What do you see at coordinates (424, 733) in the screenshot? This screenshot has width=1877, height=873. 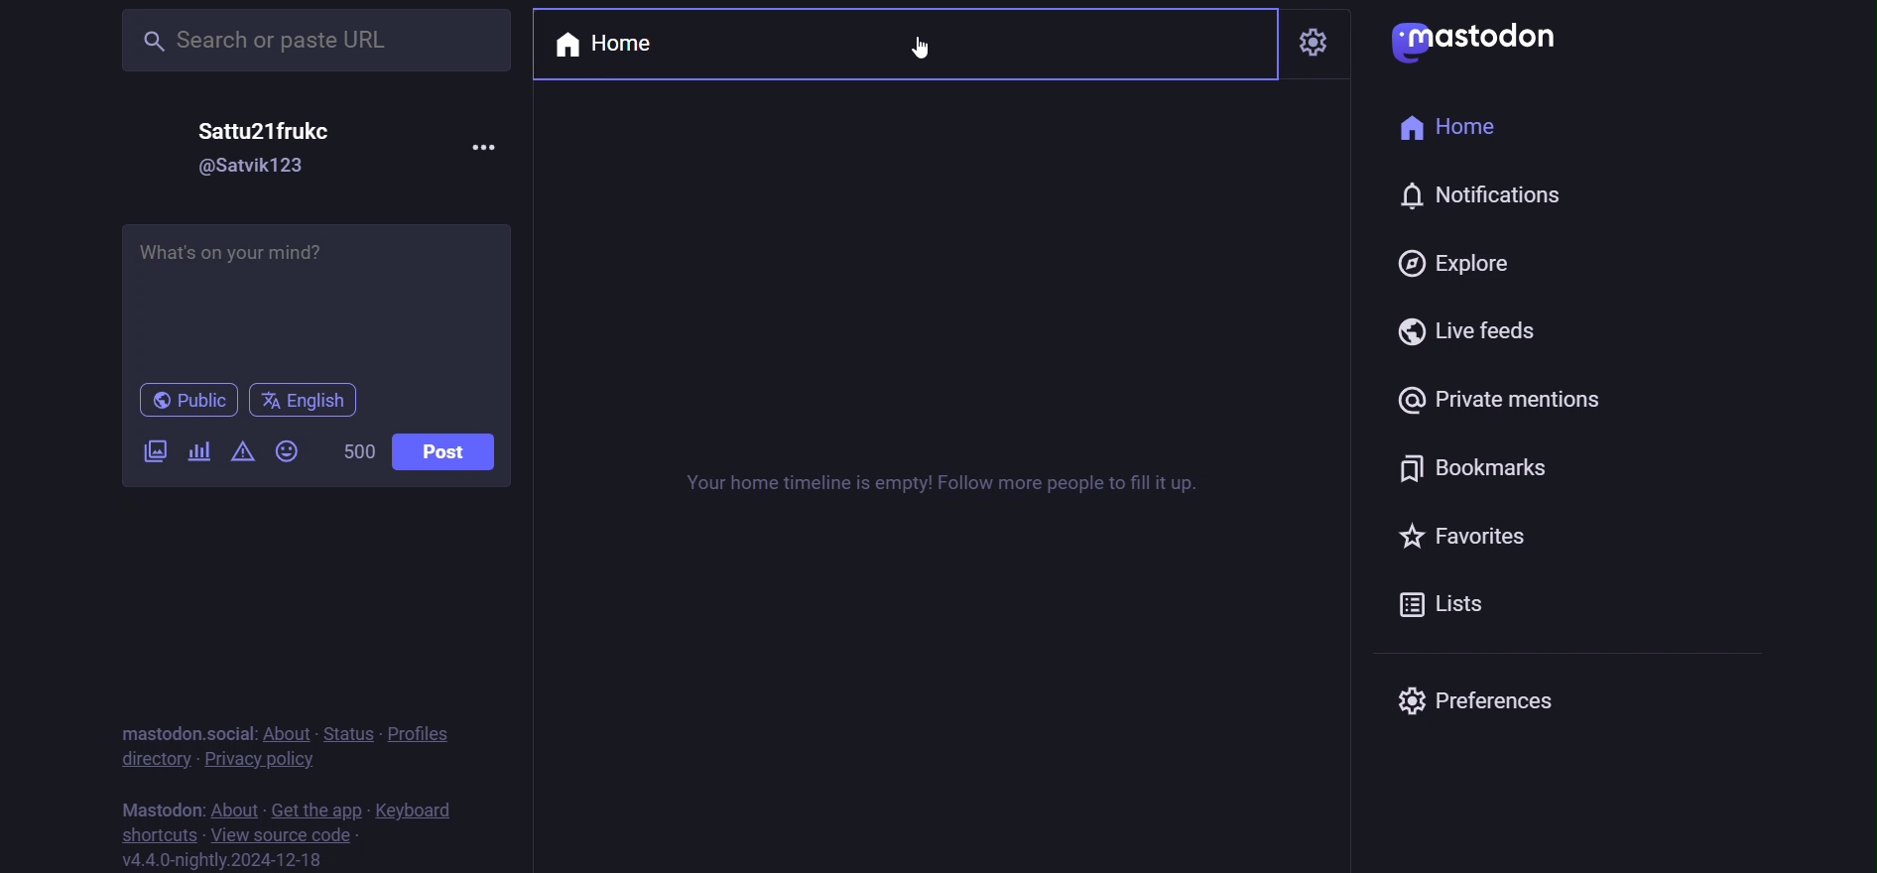 I see `profiles` at bounding box center [424, 733].